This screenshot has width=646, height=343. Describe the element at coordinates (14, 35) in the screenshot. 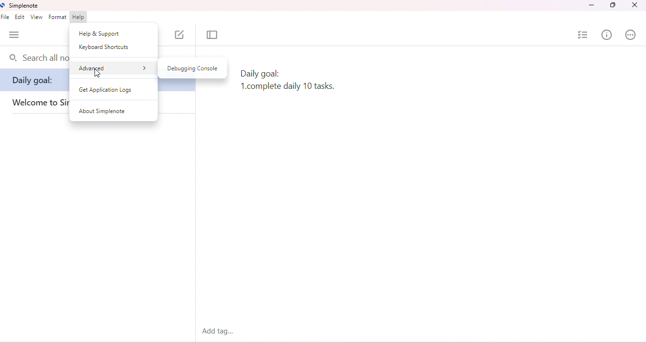

I see `menu` at that location.